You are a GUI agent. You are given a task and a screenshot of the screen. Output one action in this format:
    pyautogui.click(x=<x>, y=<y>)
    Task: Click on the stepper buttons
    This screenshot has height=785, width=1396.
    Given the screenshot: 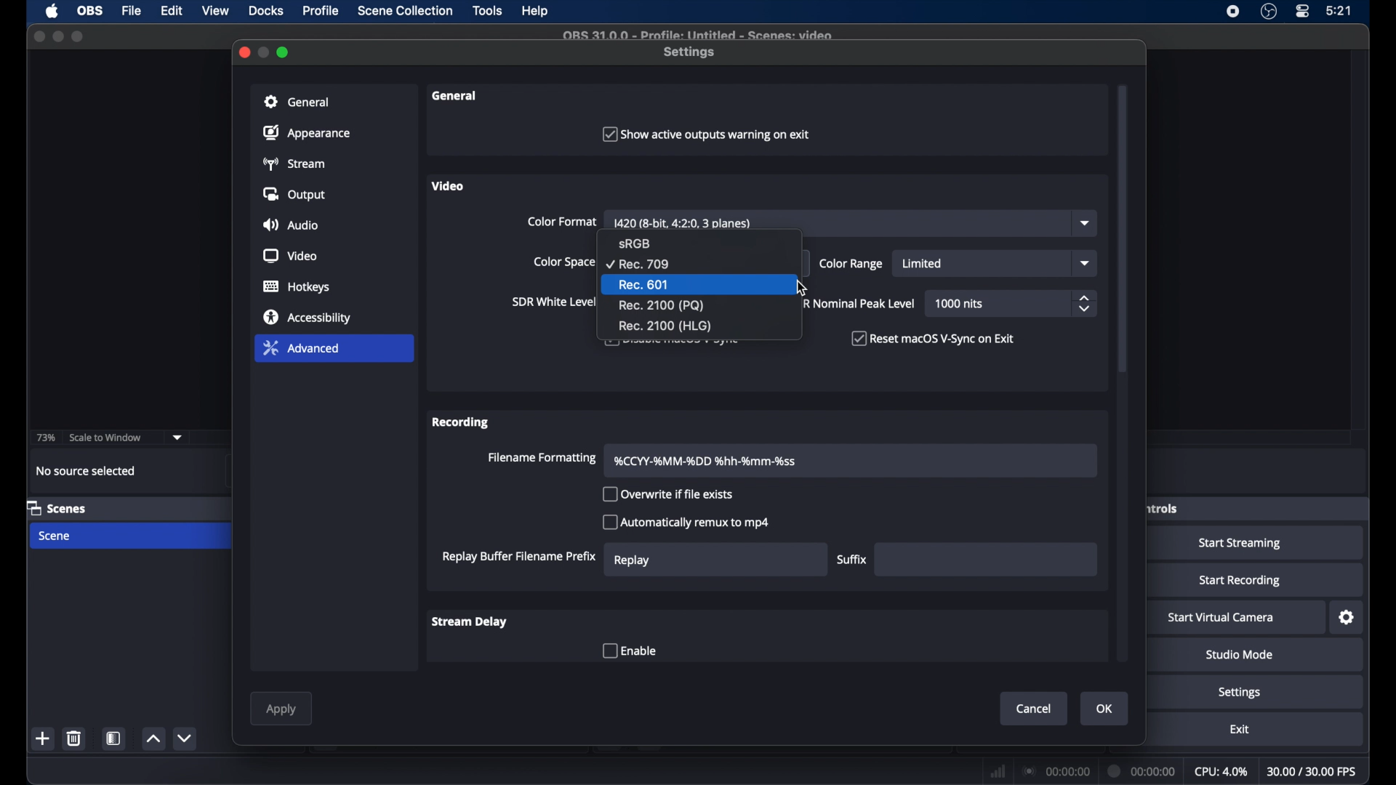 What is the action you would take?
    pyautogui.click(x=1083, y=304)
    